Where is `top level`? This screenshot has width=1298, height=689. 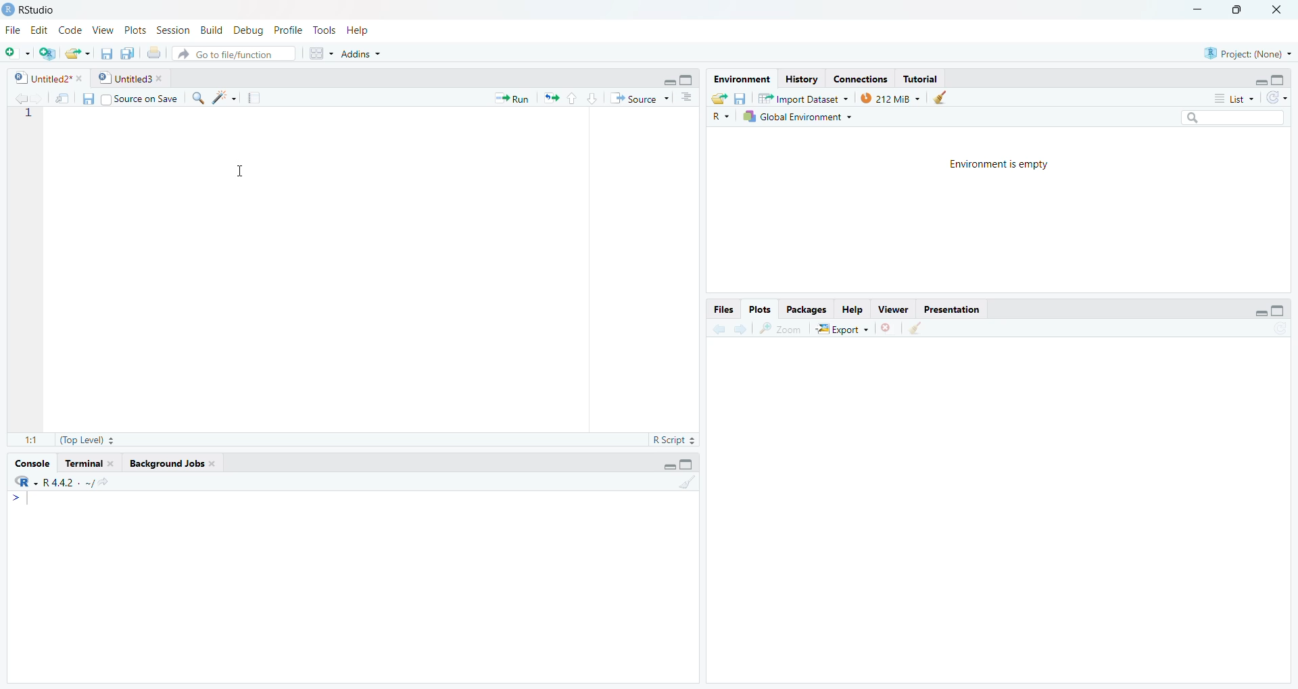 top level is located at coordinates (88, 439).